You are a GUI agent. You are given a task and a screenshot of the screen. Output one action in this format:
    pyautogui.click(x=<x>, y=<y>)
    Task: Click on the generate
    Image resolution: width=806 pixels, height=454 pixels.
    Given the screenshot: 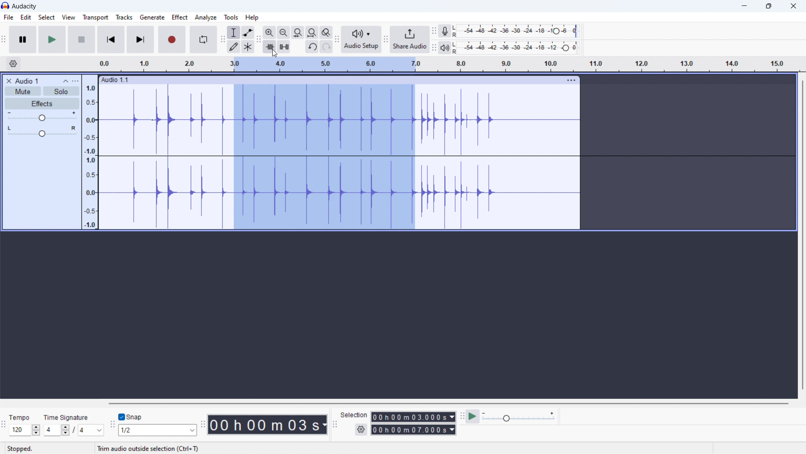 What is the action you would take?
    pyautogui.click(x=152, y=17)
    